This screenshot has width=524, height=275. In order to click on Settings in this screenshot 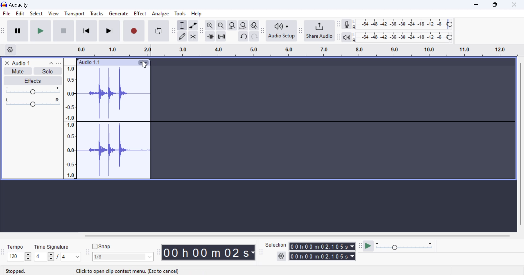, I will do `click(11, 49)`.